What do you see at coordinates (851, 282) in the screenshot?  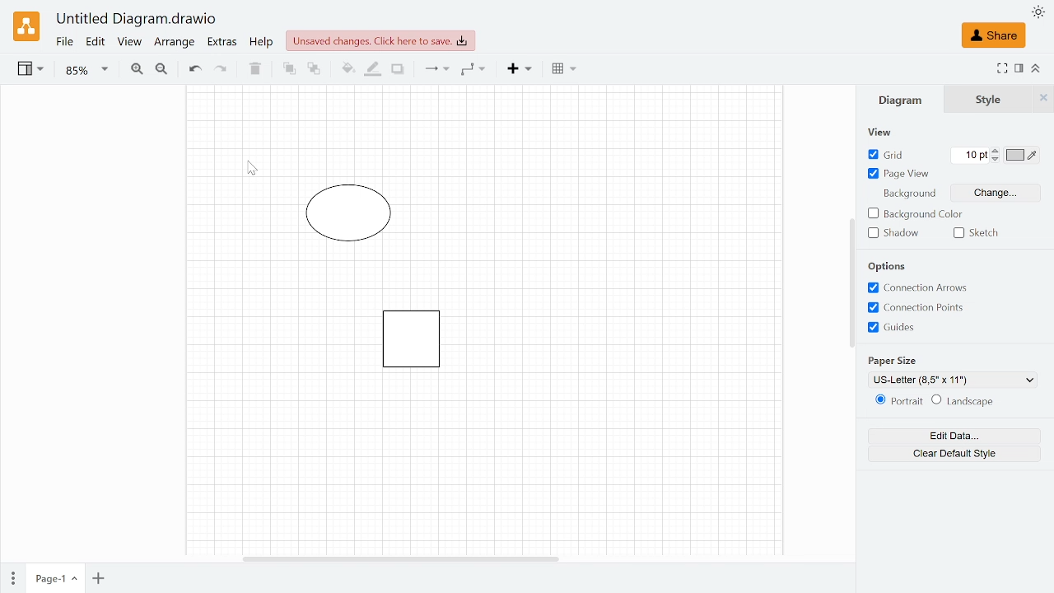 I see `Vertical scrollbar` at bounding box center [851, 282].